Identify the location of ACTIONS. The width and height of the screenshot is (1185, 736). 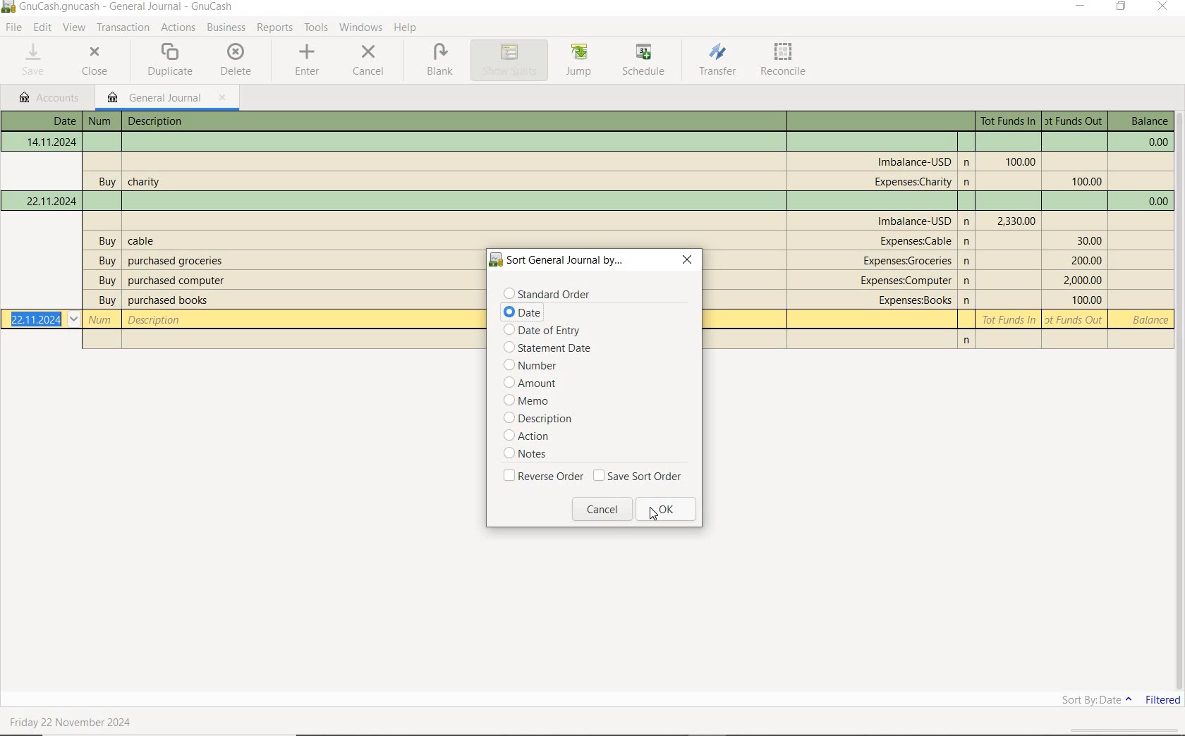
(178, 29).